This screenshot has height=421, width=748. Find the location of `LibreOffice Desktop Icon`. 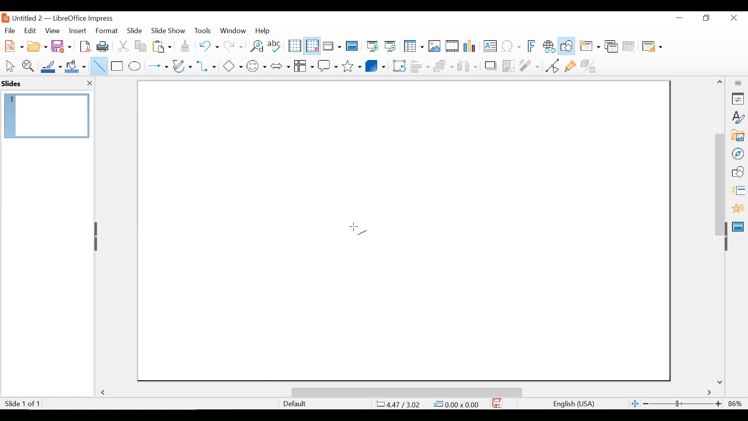

LibreOffice Desktop Icon is located at coordinates (5, 18).